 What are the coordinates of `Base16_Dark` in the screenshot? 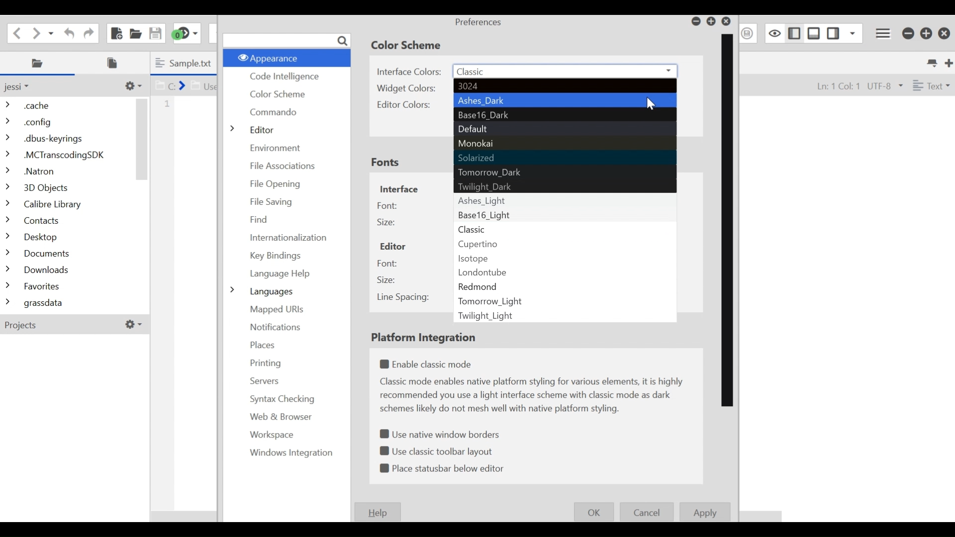 It's located at (564, 115).